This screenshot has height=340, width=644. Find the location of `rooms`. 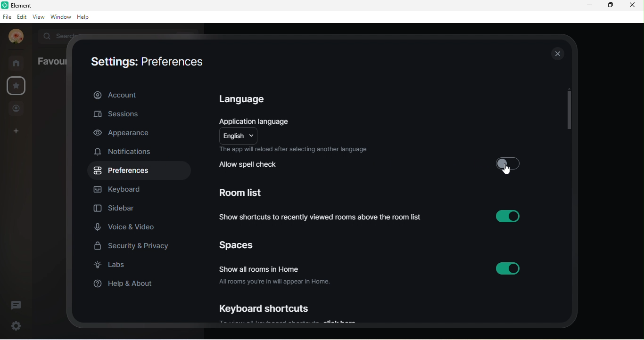

rooms is located at coordinates (17, 63).